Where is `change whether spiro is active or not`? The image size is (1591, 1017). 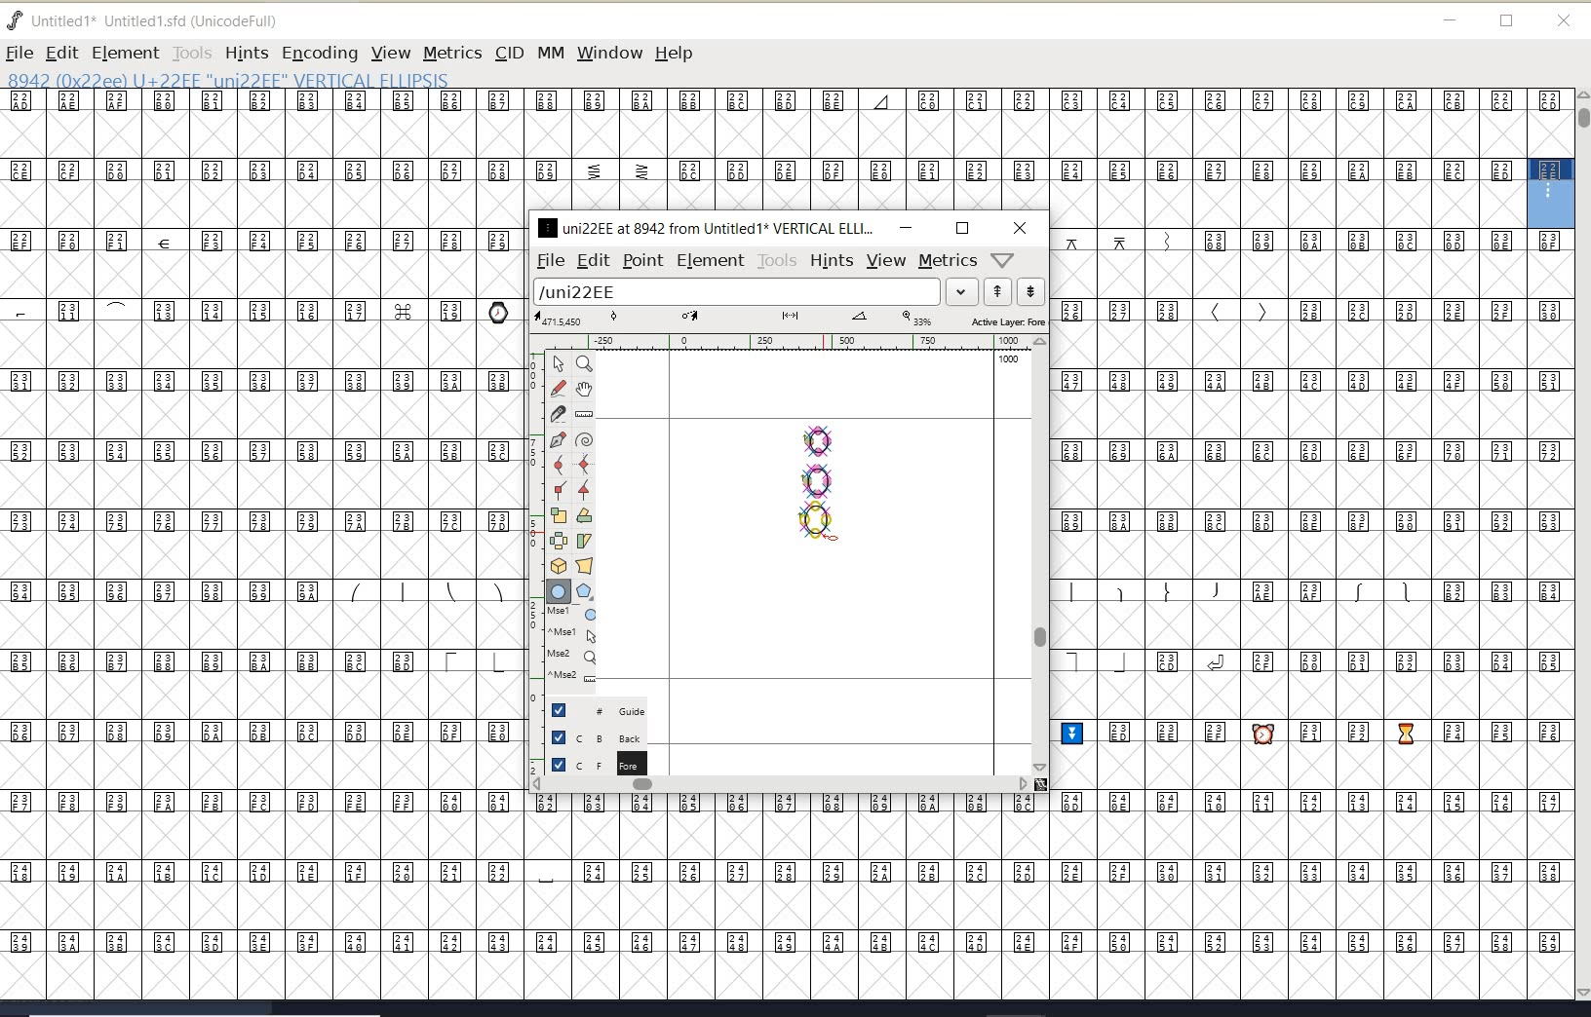
change whether spiro is active or not is located at coordinates (584, 442).